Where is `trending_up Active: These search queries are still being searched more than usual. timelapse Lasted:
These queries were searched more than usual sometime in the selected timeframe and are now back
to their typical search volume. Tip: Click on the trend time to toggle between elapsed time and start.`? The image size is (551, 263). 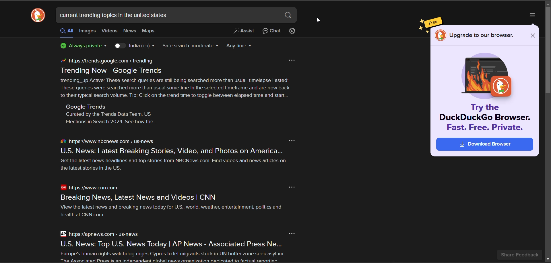
trending_up Active: These search queries are still being searched more than usual. timelapse Lasted:
These queries were searched more than usual sometime in the selected timeframe and are now back
to their typical search volume. Tip: Click on the trend time to toggle between elapsed time and start. is located at coordinates (176, 89).